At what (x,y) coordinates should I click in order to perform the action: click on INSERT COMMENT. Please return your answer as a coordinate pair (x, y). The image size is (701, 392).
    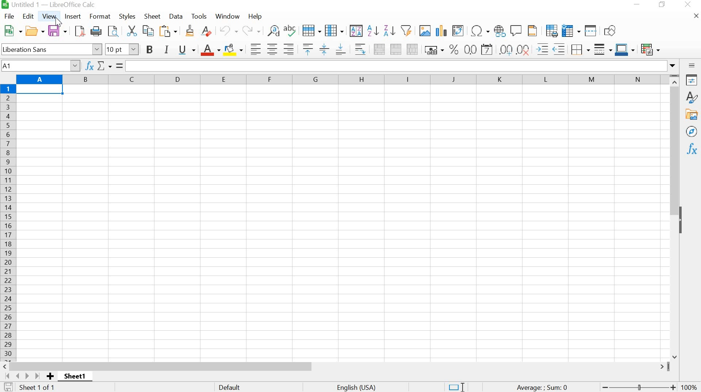
    Looking at the image, I should click on (516, 30).